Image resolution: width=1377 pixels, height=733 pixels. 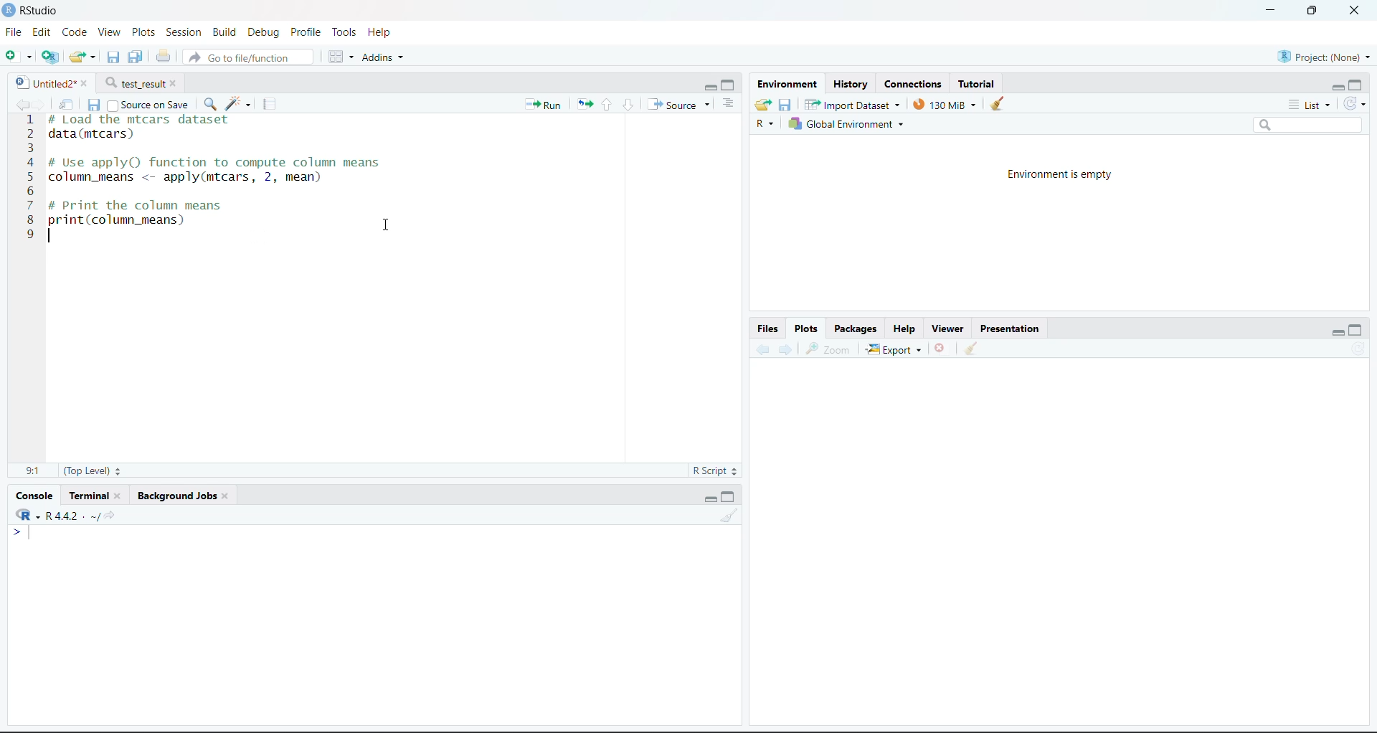 I want to click on Cursor, so click(x=390, y=226).